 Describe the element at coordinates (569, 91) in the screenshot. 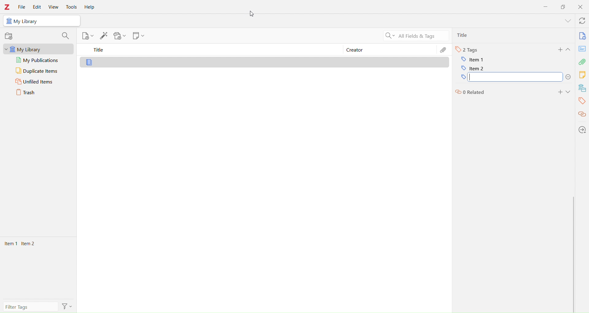

I see `Expand section` at that location.